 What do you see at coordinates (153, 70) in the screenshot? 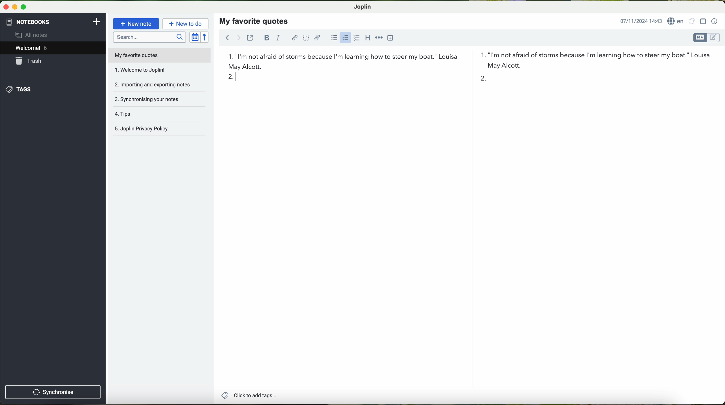
I see `welcome to joplin` at bounding box center [153, 70].